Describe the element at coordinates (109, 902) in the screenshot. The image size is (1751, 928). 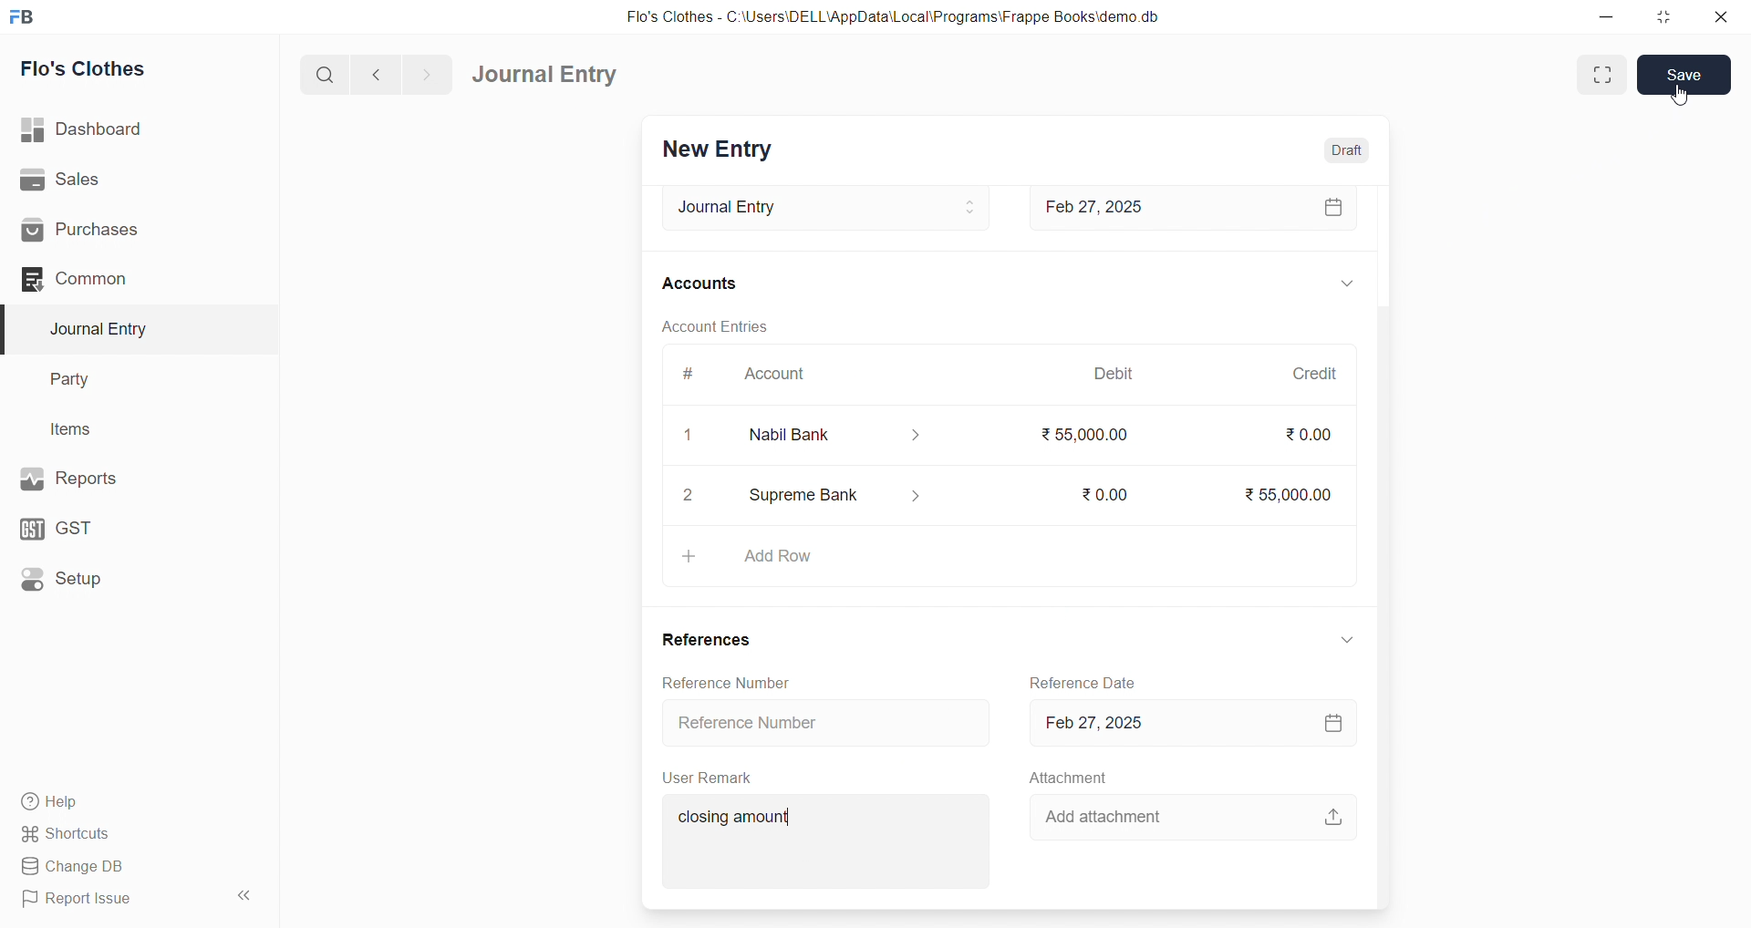
I see `Report Issue` at that location.